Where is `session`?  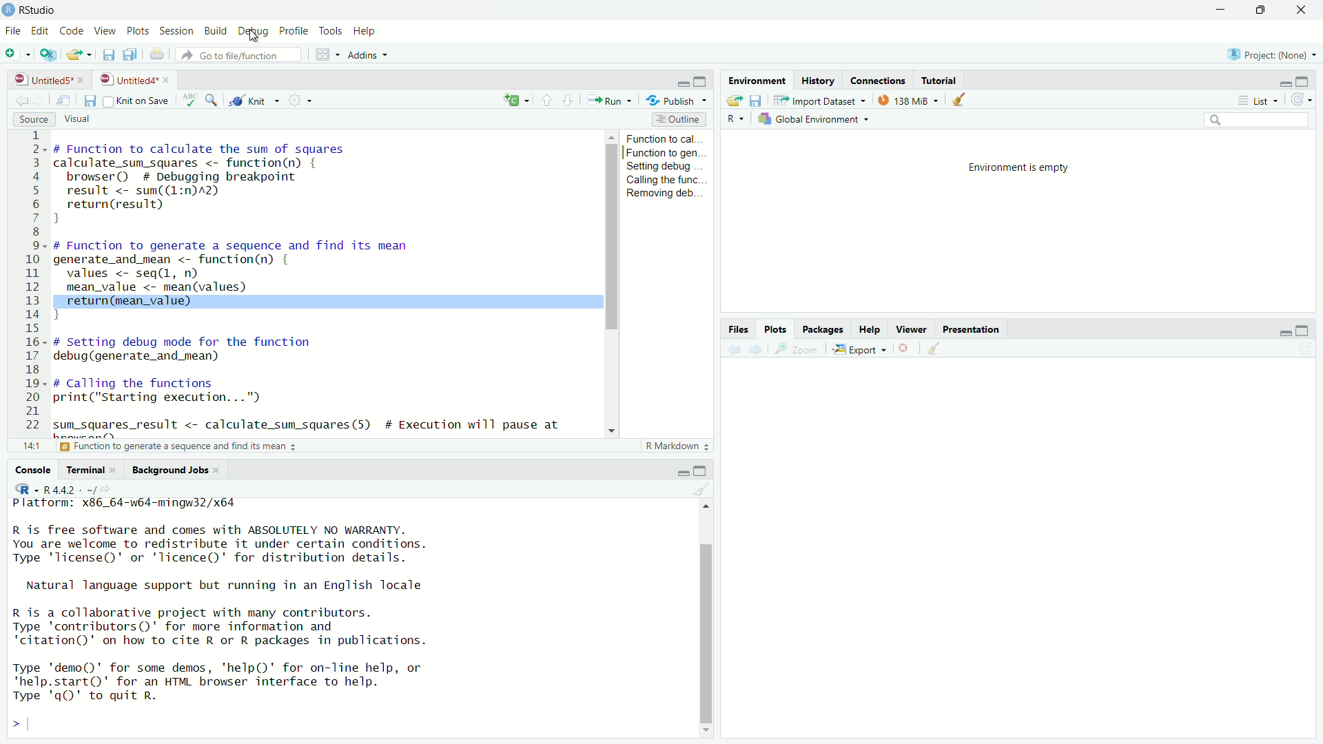 session is located at coordinates (176, 30).